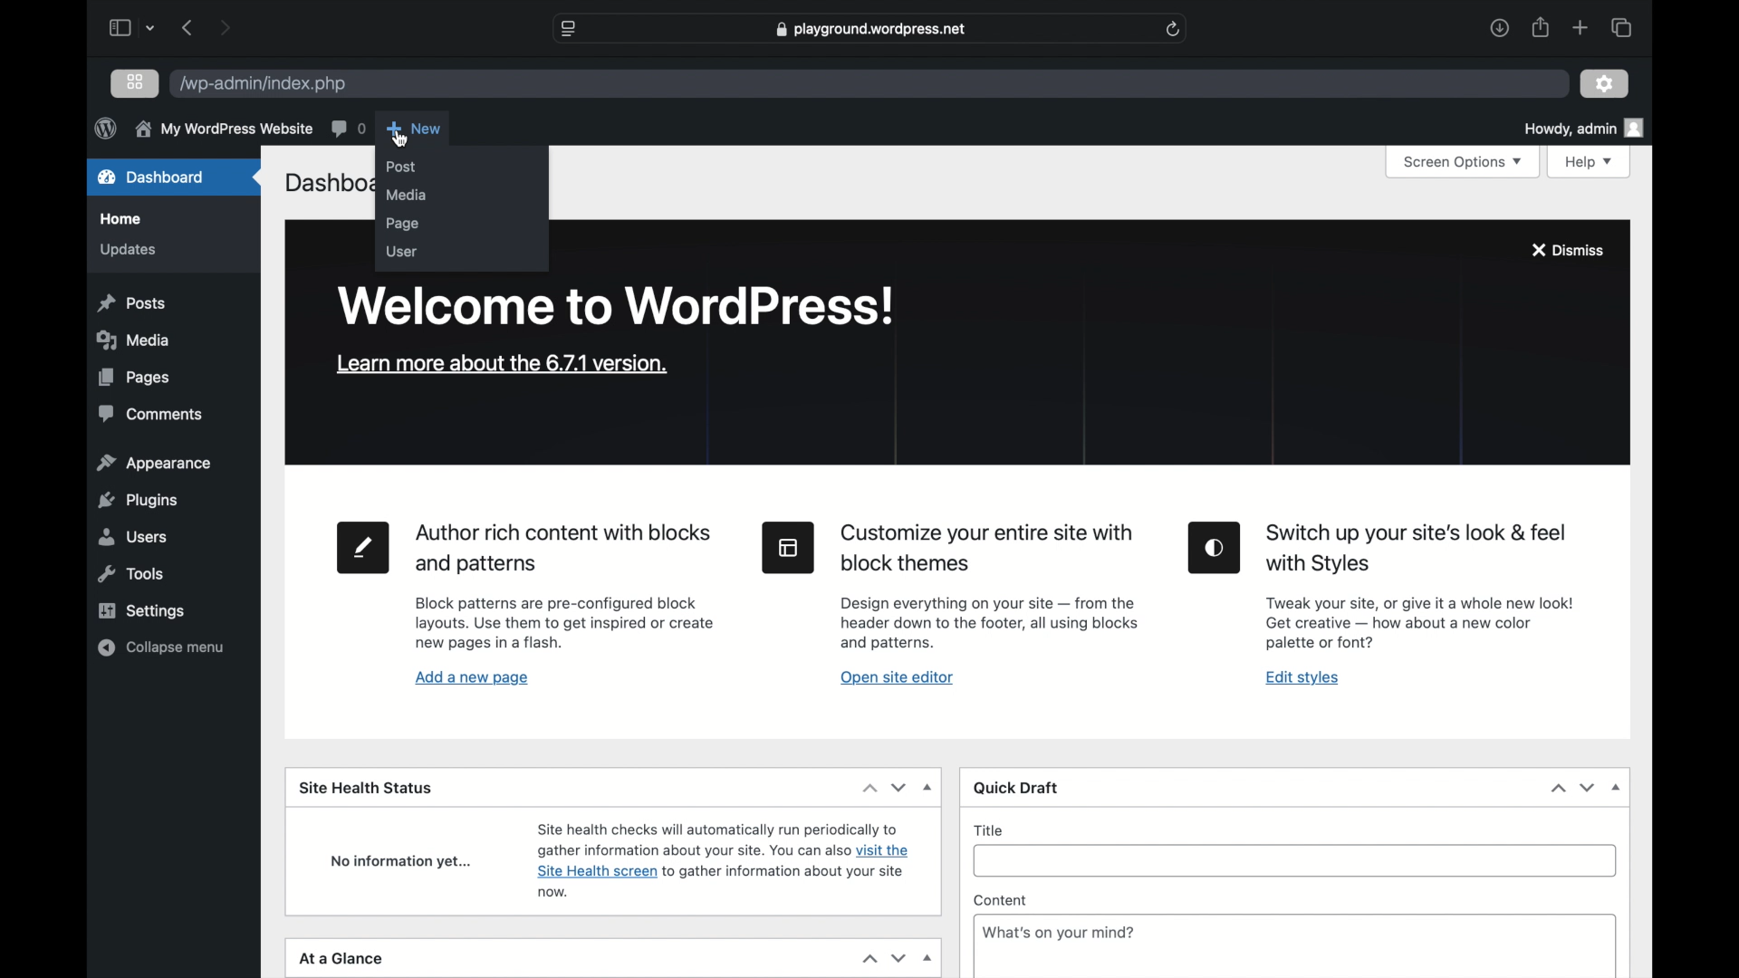  I want to click on learn more about the 6.7.1 version, so click(502, 364).